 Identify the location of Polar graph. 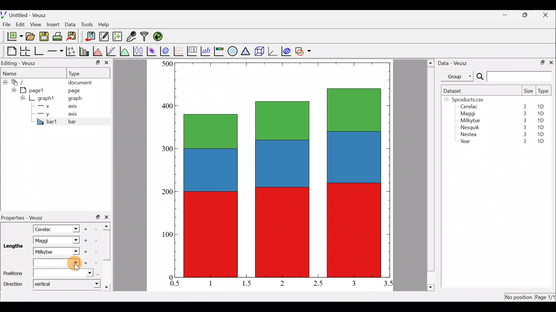
(231, 50).